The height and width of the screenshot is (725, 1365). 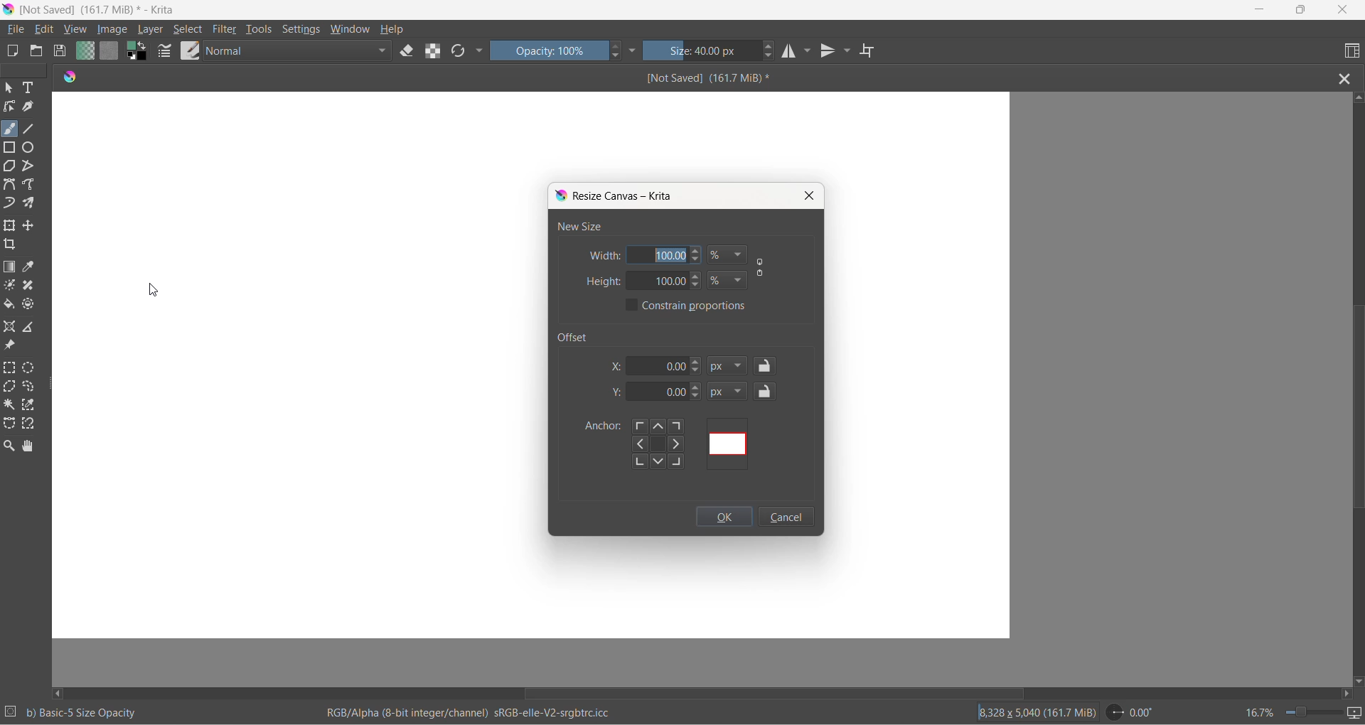 What do you see at coordinates (10, 306) in the screenshot?
I see `fill color` at bounding box center [10, 306].